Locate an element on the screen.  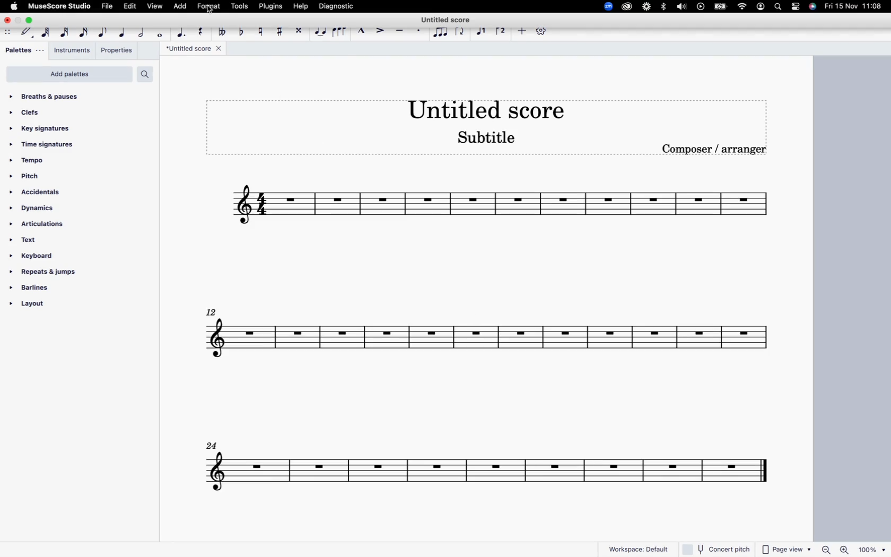
eight note is located at coordinates (102, 32).